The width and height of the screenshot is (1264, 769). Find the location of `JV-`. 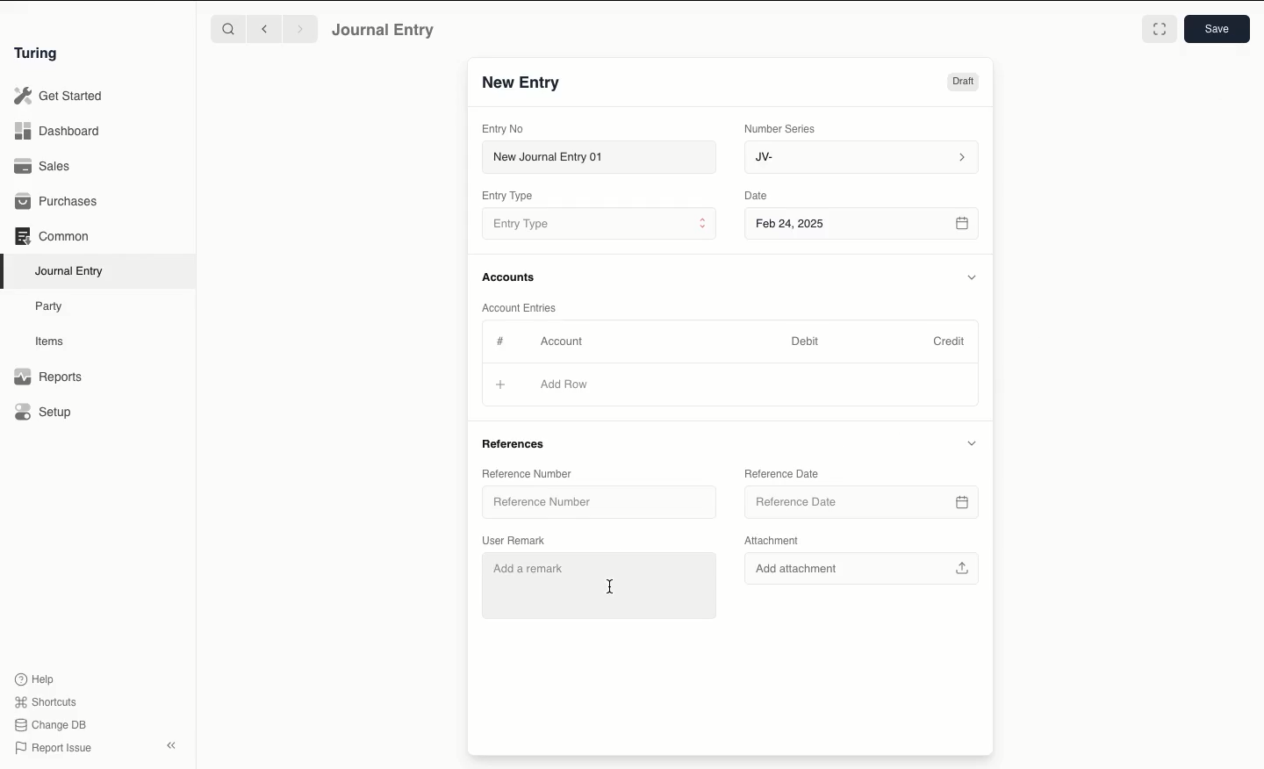

JV- is located at coordinates (863, 158).